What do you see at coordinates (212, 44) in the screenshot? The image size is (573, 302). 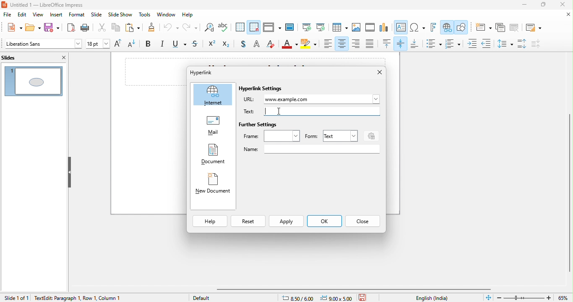 I see `superscript` at bounding box center [212, 44].